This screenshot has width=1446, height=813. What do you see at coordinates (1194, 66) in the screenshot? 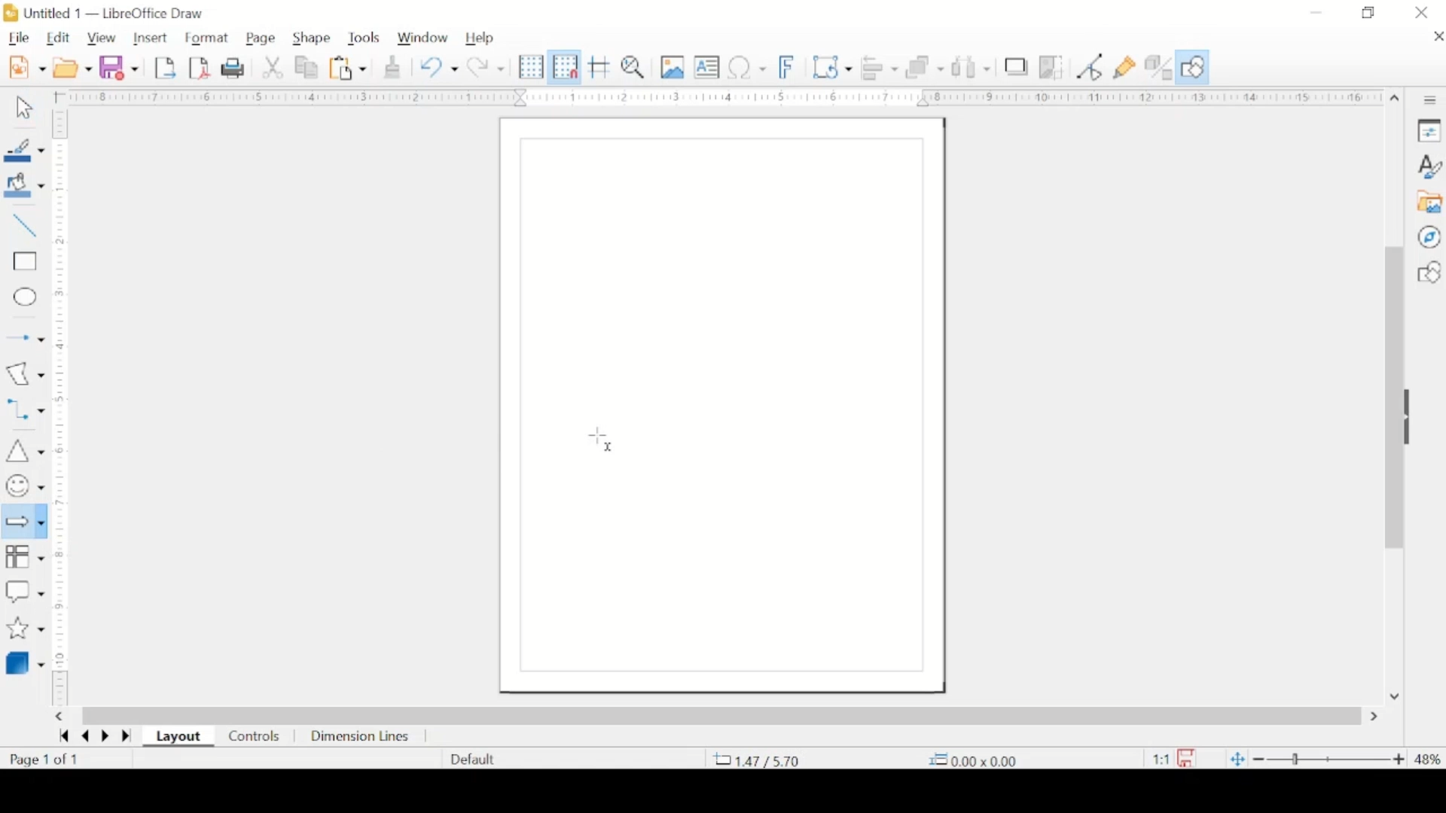
I see `show draw functions` at bounding box center [1194, 66].